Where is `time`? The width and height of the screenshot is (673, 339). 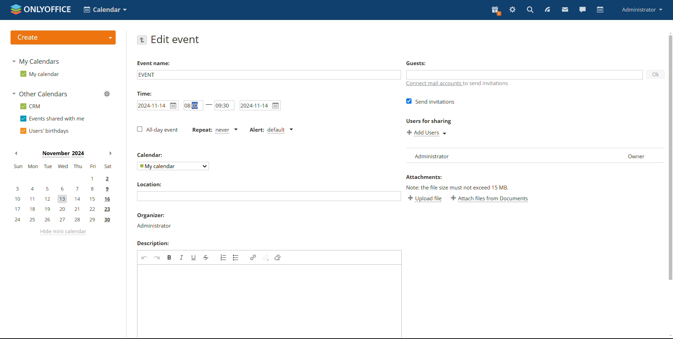 time is located at coordinates (144, 93).